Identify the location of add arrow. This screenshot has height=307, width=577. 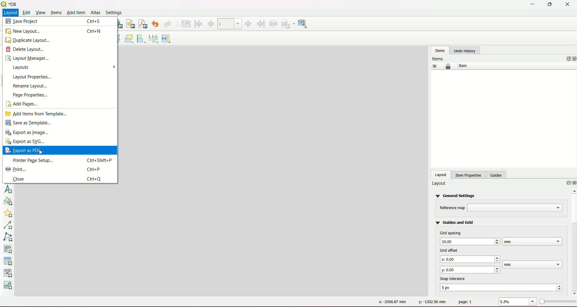
(9, 226).